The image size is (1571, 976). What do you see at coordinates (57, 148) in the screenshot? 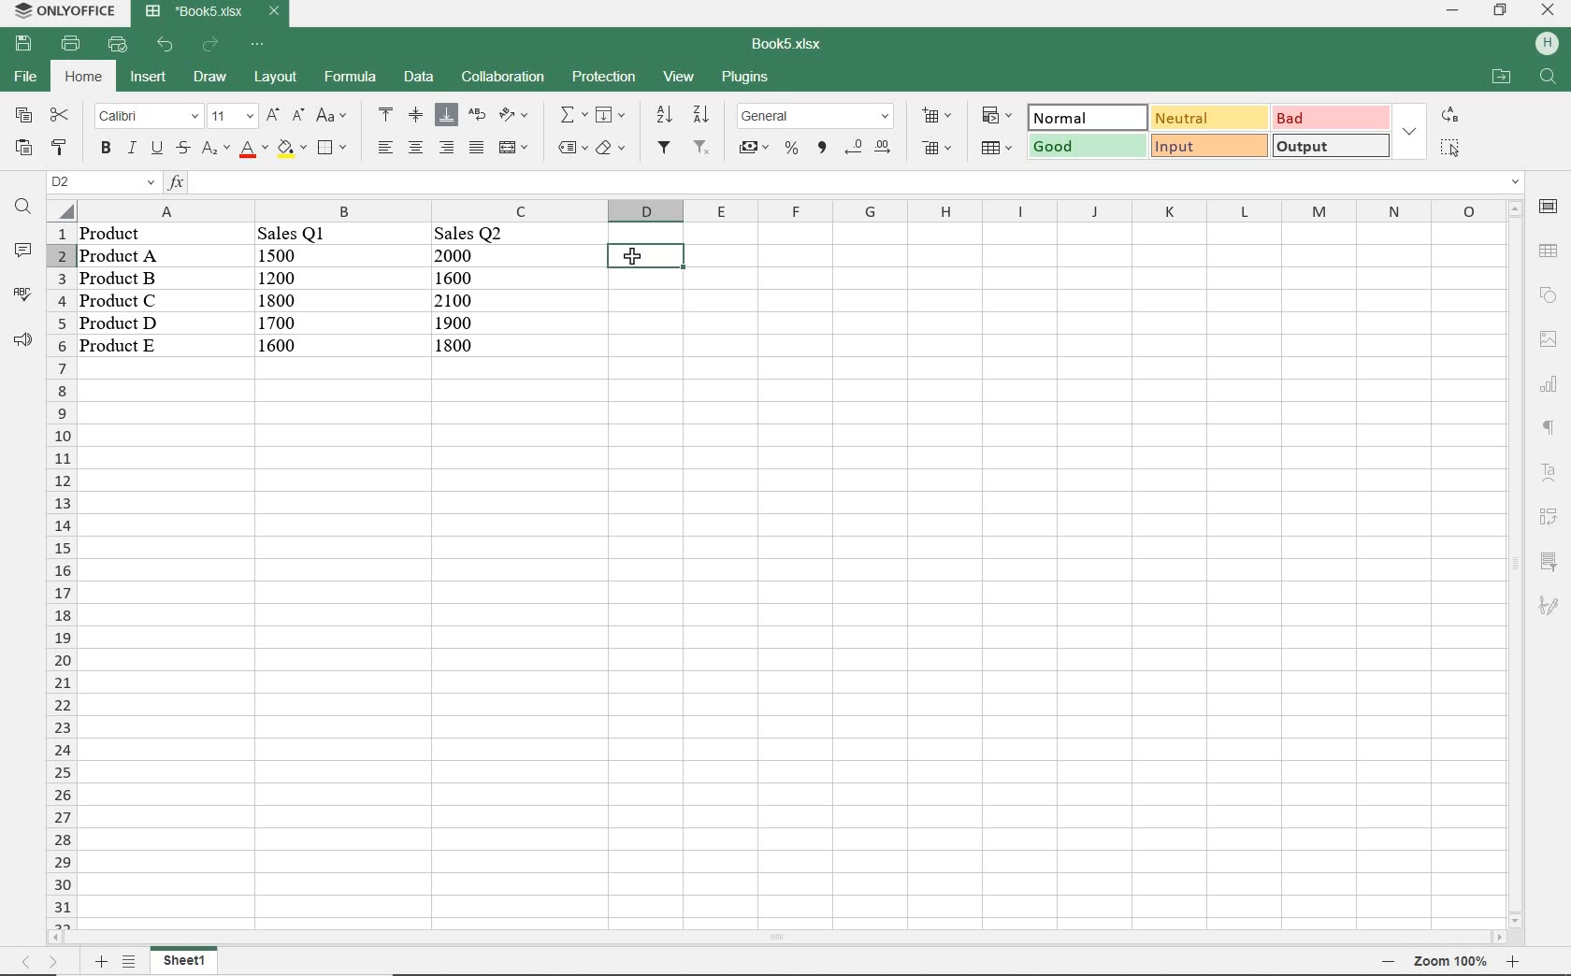
I see `copy style` at bounding box center [57, 148].